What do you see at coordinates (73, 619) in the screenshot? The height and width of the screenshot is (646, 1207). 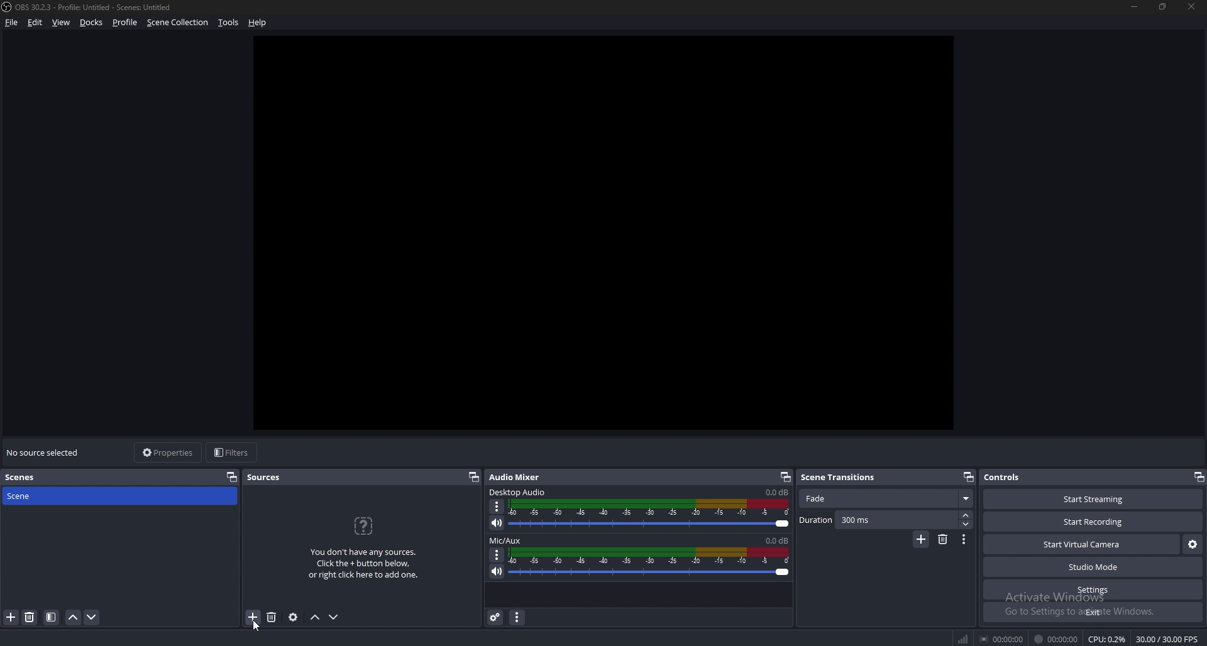 I see `Move scene up` at bounding box center [73, 619].